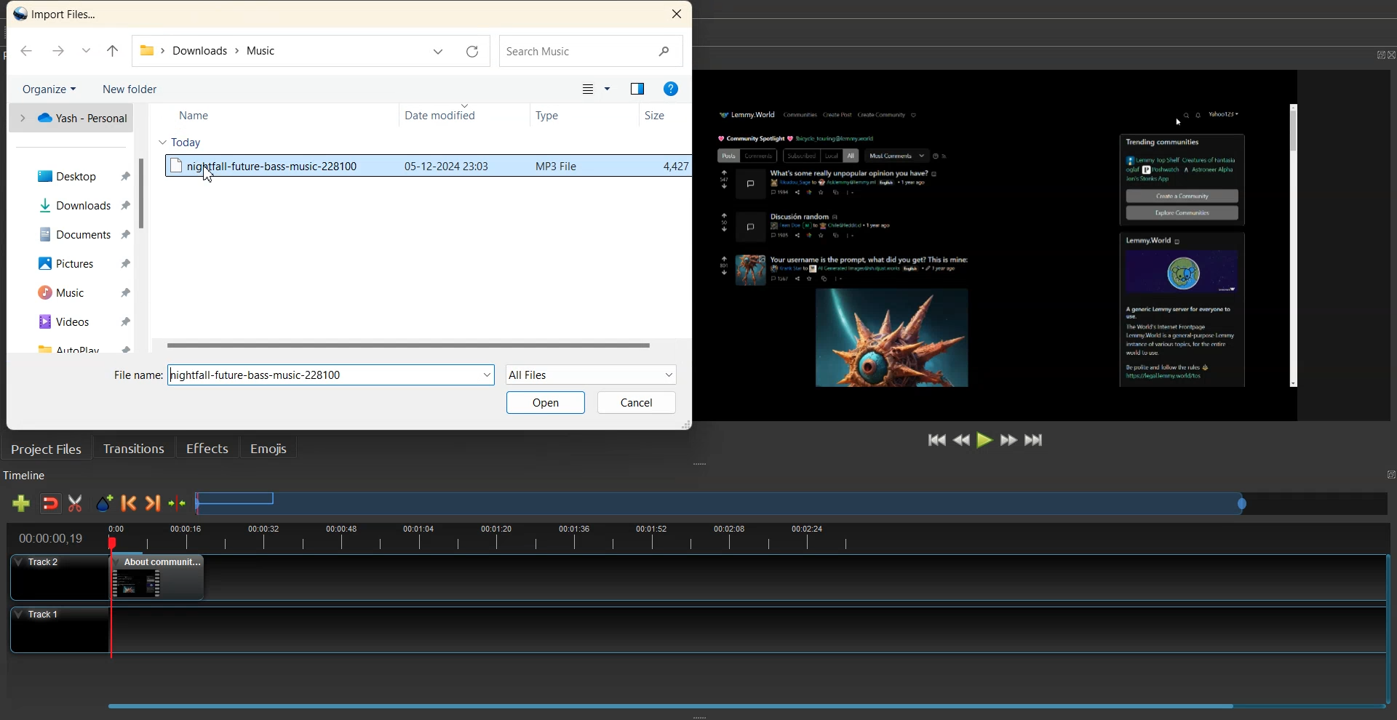 The width and height of the screenshot is (1397, 720). Describe the element at coordinates (426, 166) in the screenshot. I see `File` at that location.